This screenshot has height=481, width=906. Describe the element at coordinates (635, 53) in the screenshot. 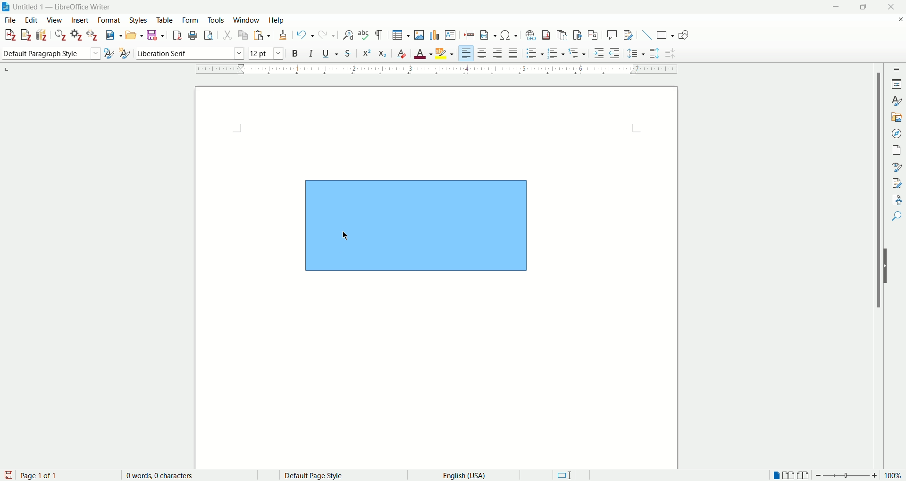

I see `set line spacing` at that location.